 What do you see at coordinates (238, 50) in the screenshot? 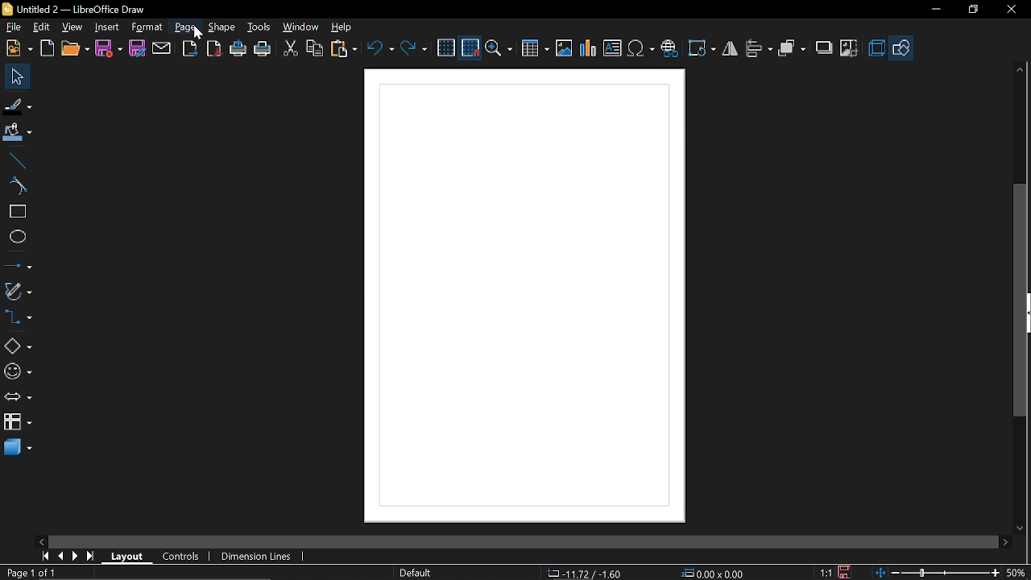
I see `Print directly` at bounding box center [238, 50].